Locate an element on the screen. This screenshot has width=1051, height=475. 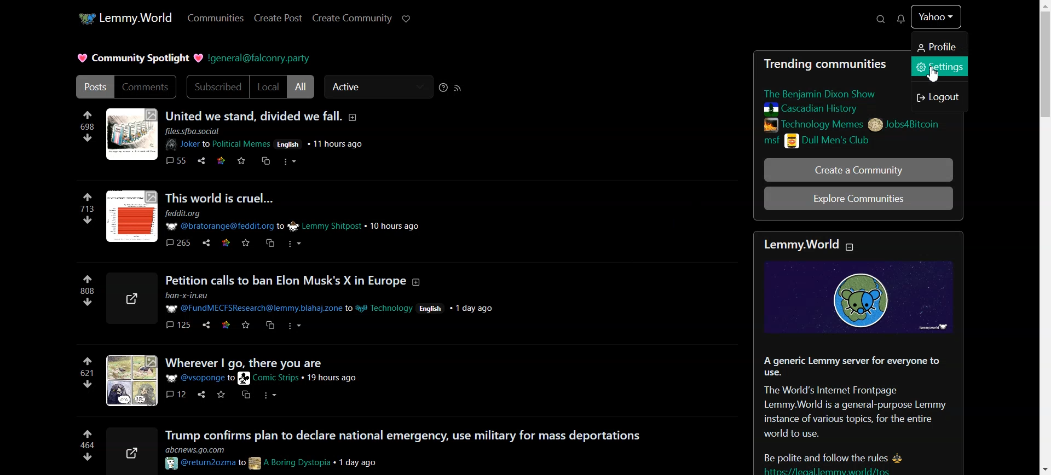
Posts is located at coordinates (805, 103).